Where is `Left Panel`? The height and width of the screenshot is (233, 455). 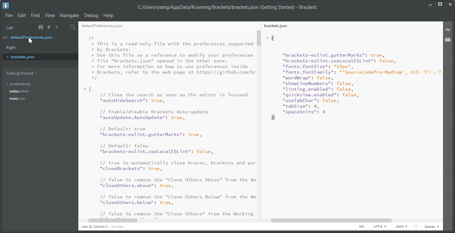 Left Panel is located at coordinates (9, 28).